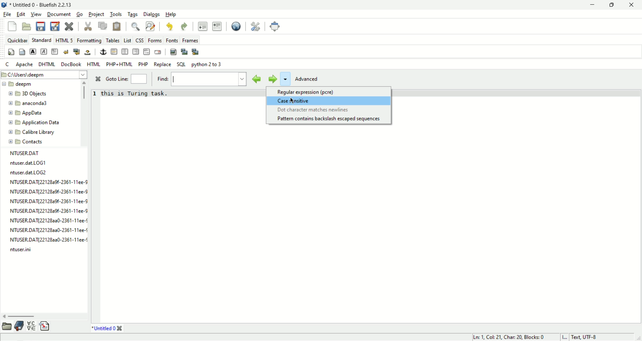 The height and width of the screenshot is (341, 642). I want to click on cut, so click(89, 27).